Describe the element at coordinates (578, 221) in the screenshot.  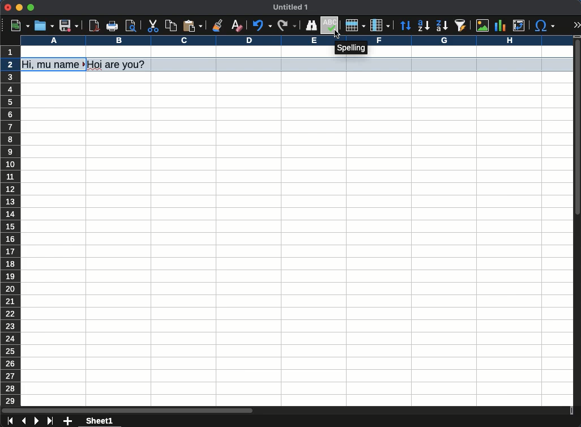
I see `scroll` at that location.